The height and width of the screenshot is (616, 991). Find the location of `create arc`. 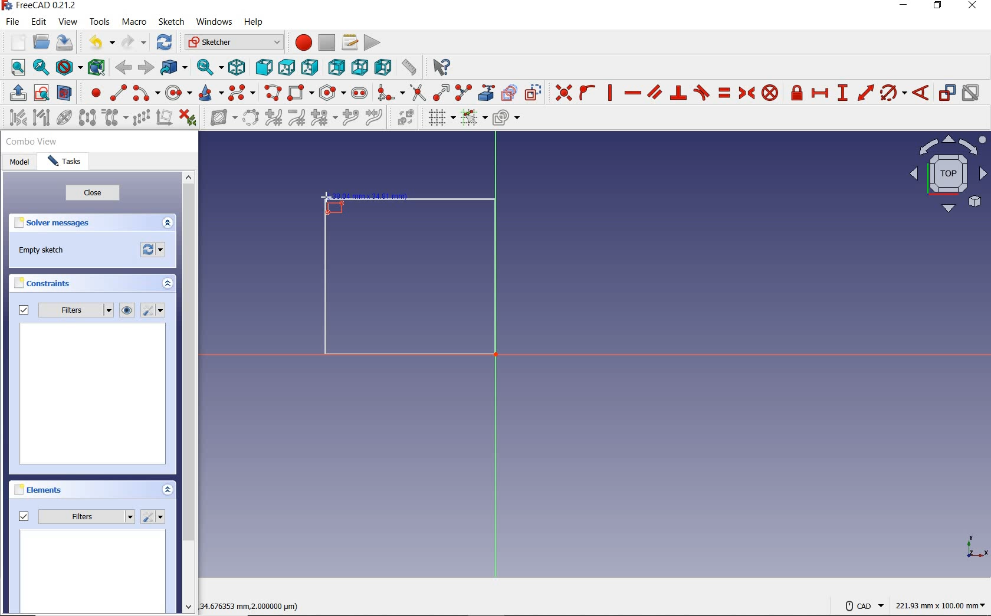

create arc is located at coordinates (146, 94).